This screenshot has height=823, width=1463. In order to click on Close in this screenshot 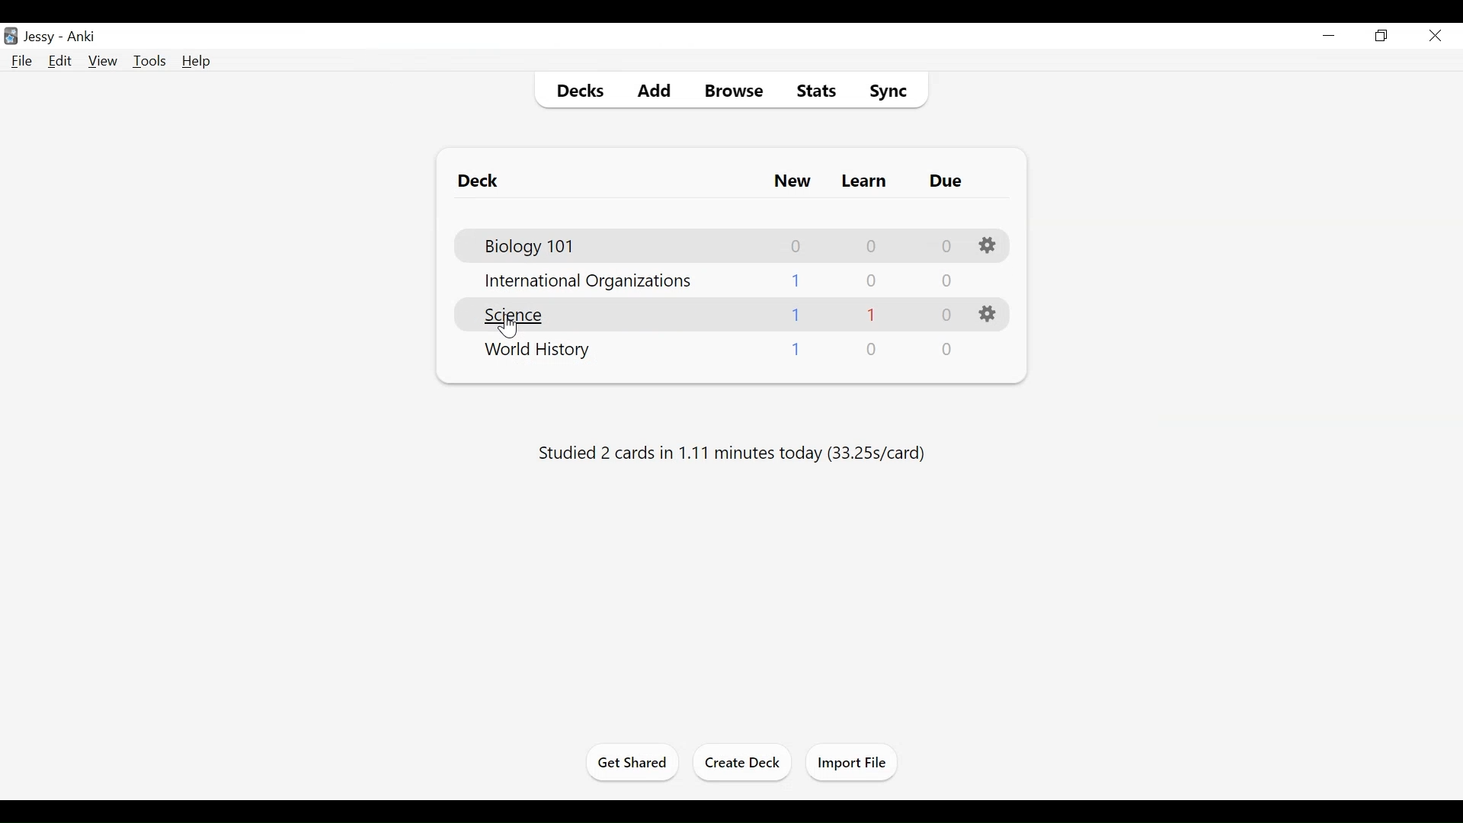, I will do `click(1433, 37)`.